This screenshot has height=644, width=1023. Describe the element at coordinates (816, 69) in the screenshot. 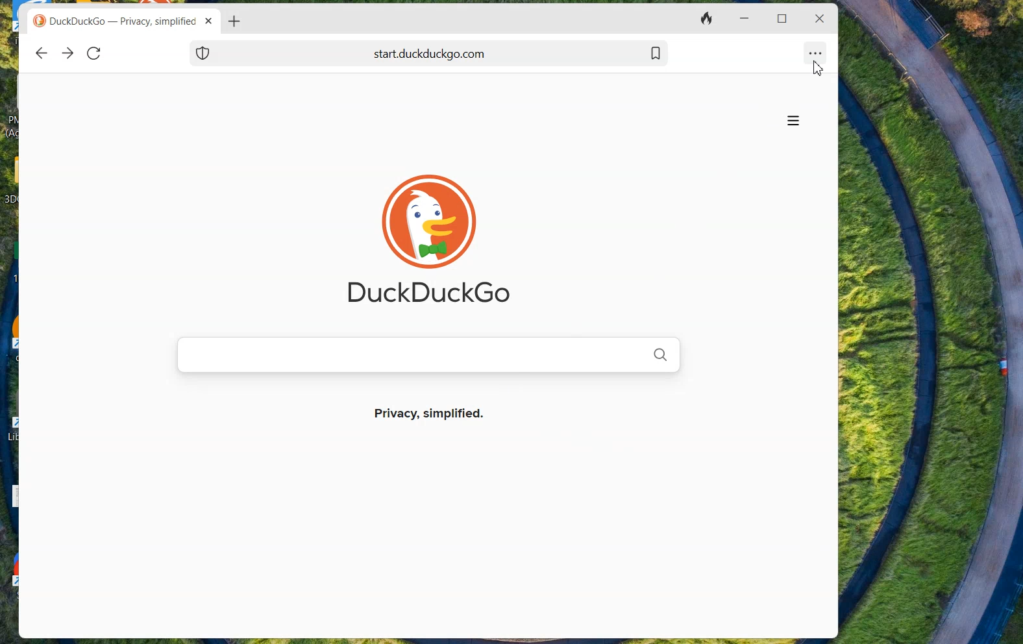

I see `cursor` at that location.